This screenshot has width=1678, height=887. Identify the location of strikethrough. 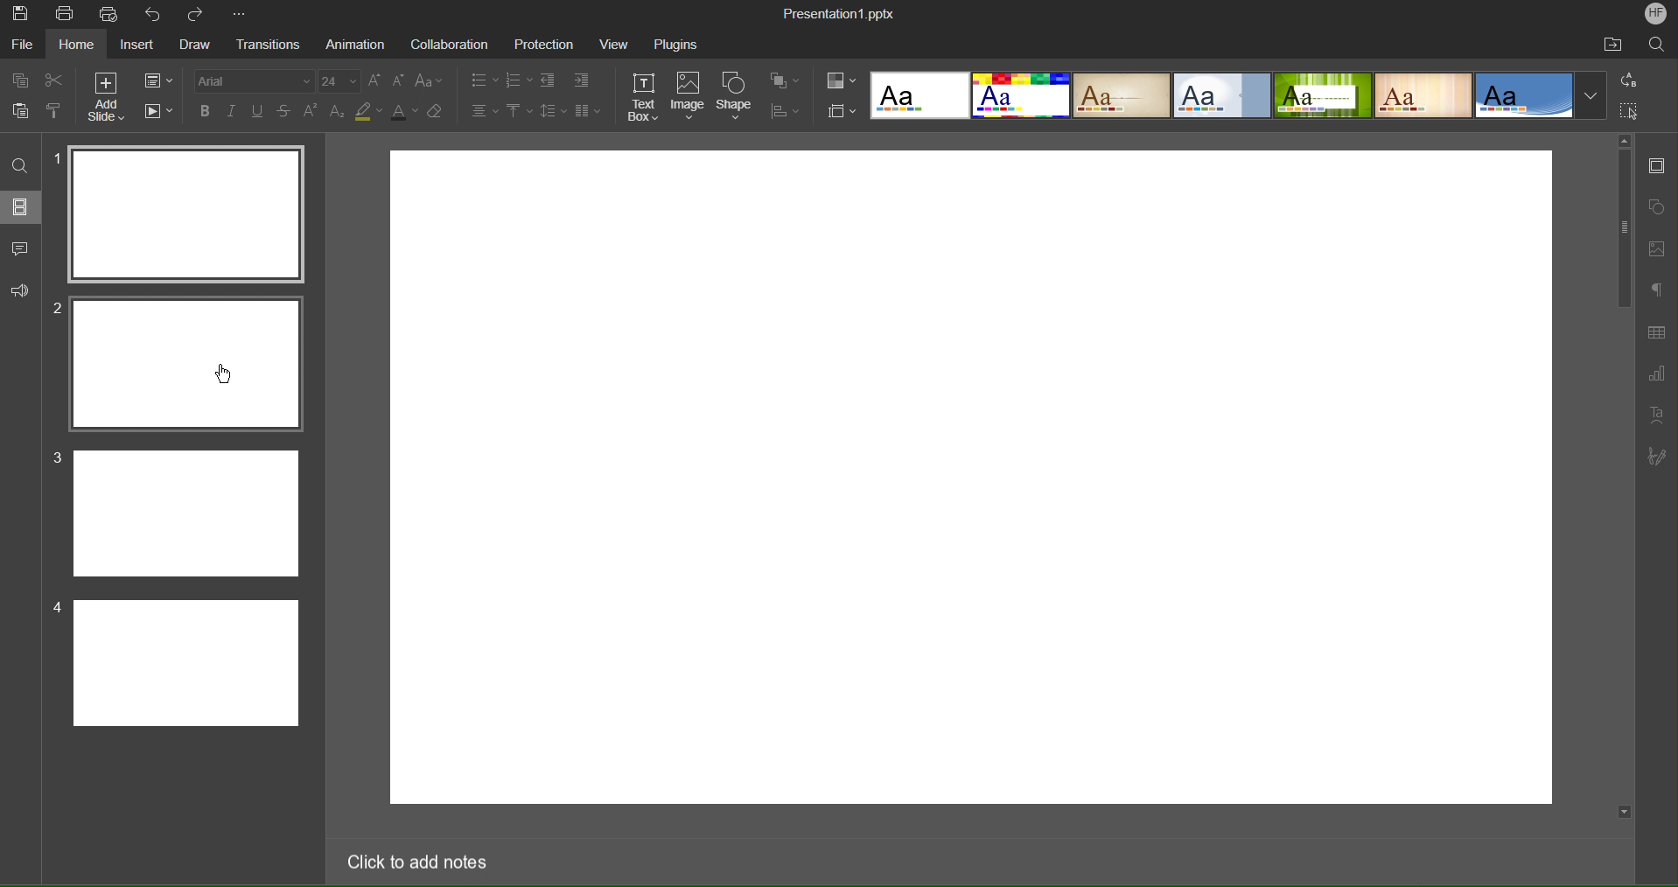
(285, 112).